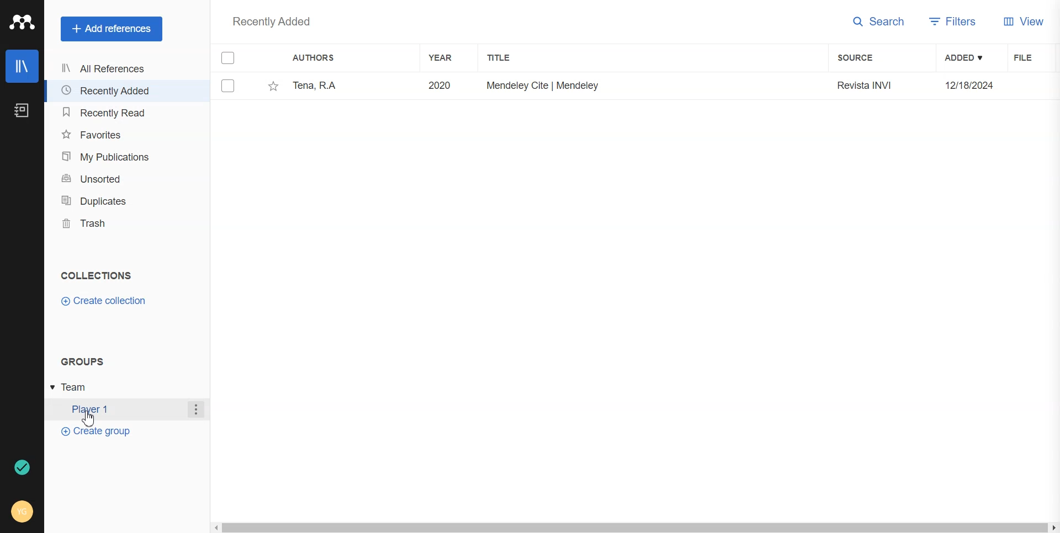 Image resolution: width=1060 pixels, height=533 pixels. I want to click on Account, so click(22, 511).